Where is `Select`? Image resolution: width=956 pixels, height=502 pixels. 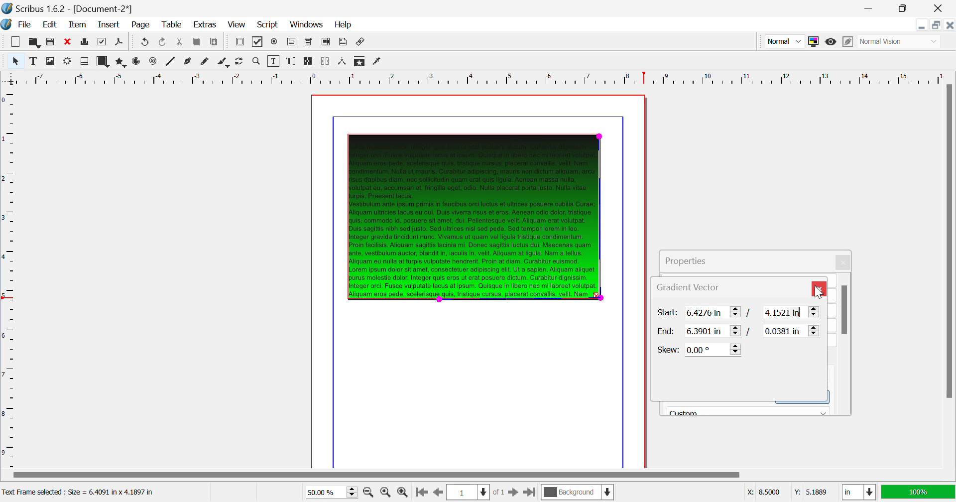 Select is located at coordinates (15, 60).